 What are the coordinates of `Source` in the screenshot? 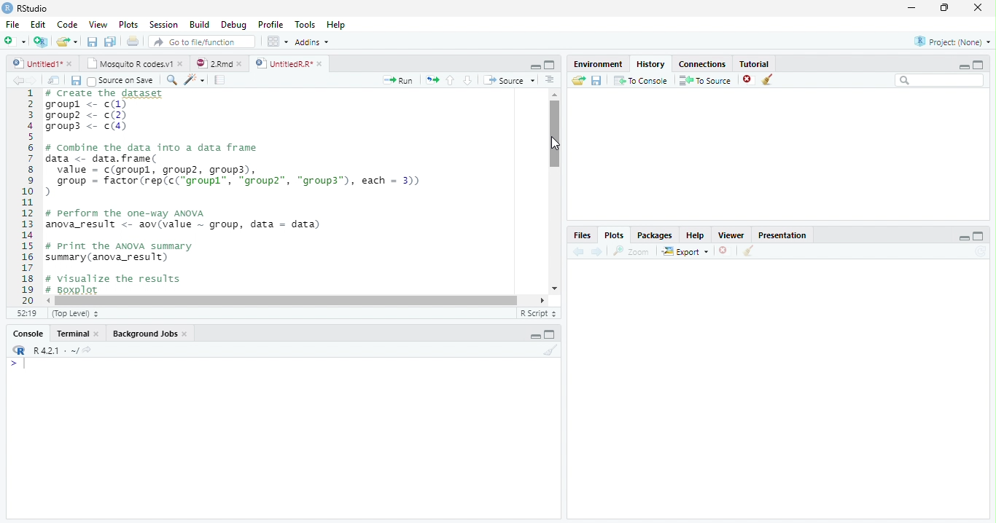 It's located at (510, 81).